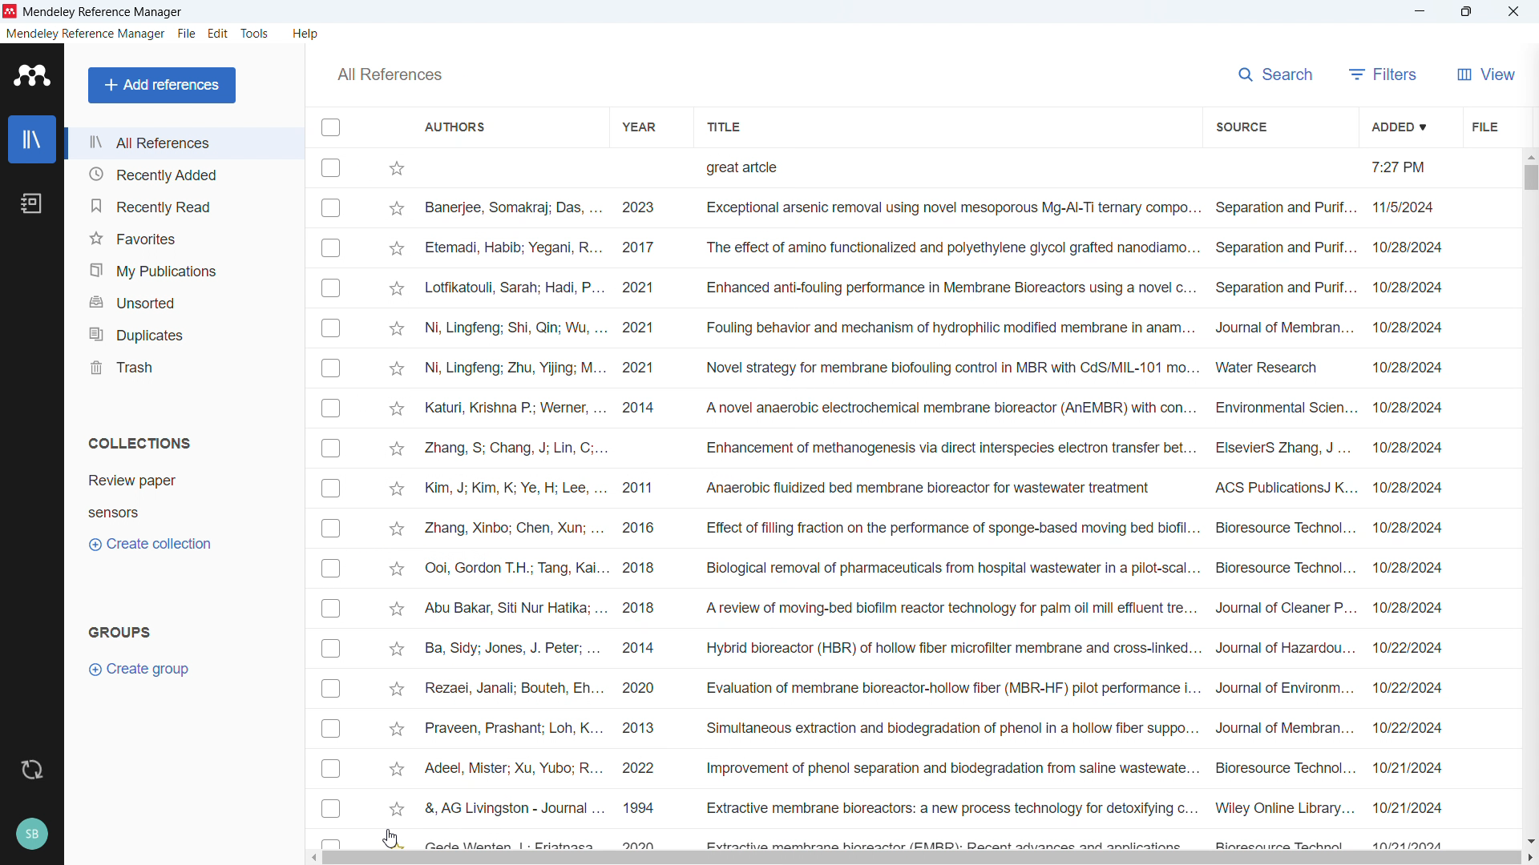 The image size is (1539, 865). Describe the element at coordinates (186, 512) in the screenshot. I see `Collection 2 ` at that location.